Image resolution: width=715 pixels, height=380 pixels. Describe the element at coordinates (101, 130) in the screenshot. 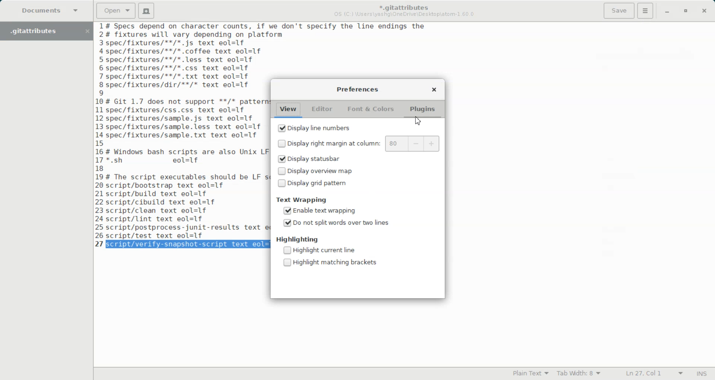

I see `text line number` at that location.